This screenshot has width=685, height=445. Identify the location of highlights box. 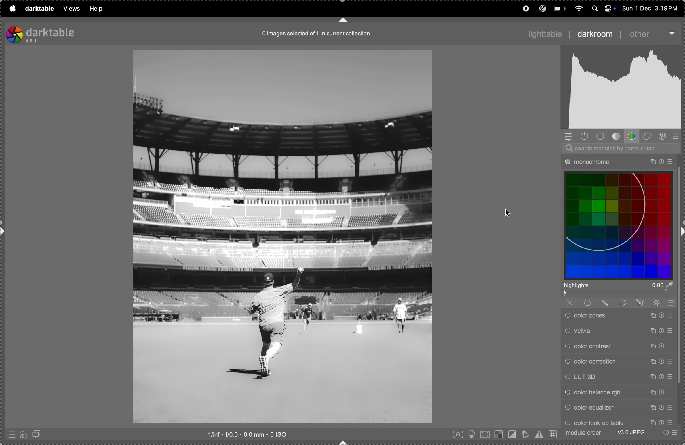
(620, 290).